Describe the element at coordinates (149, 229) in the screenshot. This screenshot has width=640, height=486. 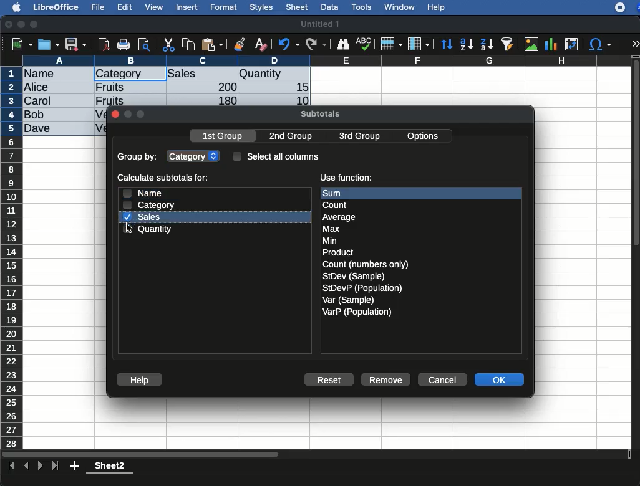
I see `quantity ` at that location.